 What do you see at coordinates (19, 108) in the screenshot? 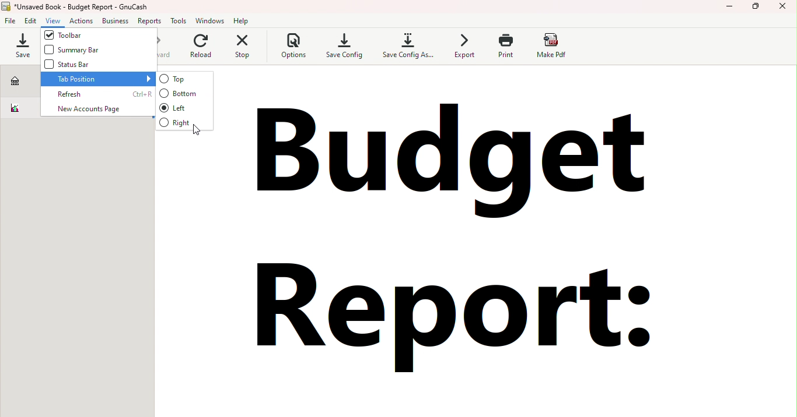
I see `Budget report` at bounding box center [19, 108].